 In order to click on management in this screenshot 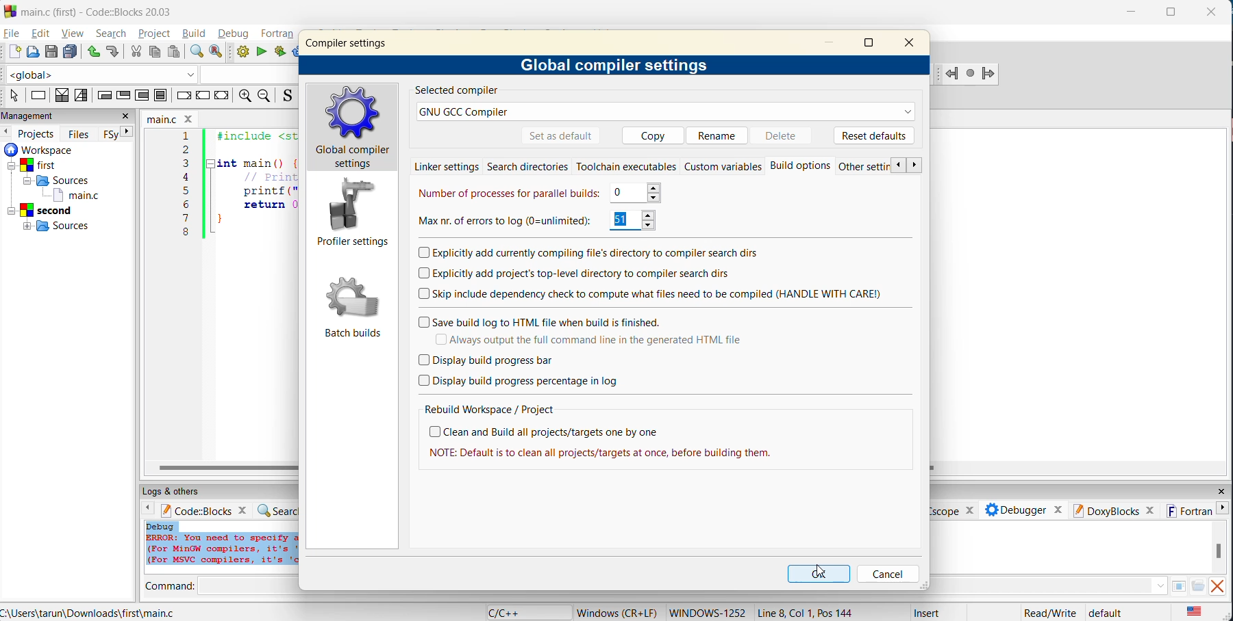, I will do `click(30, 115)`.